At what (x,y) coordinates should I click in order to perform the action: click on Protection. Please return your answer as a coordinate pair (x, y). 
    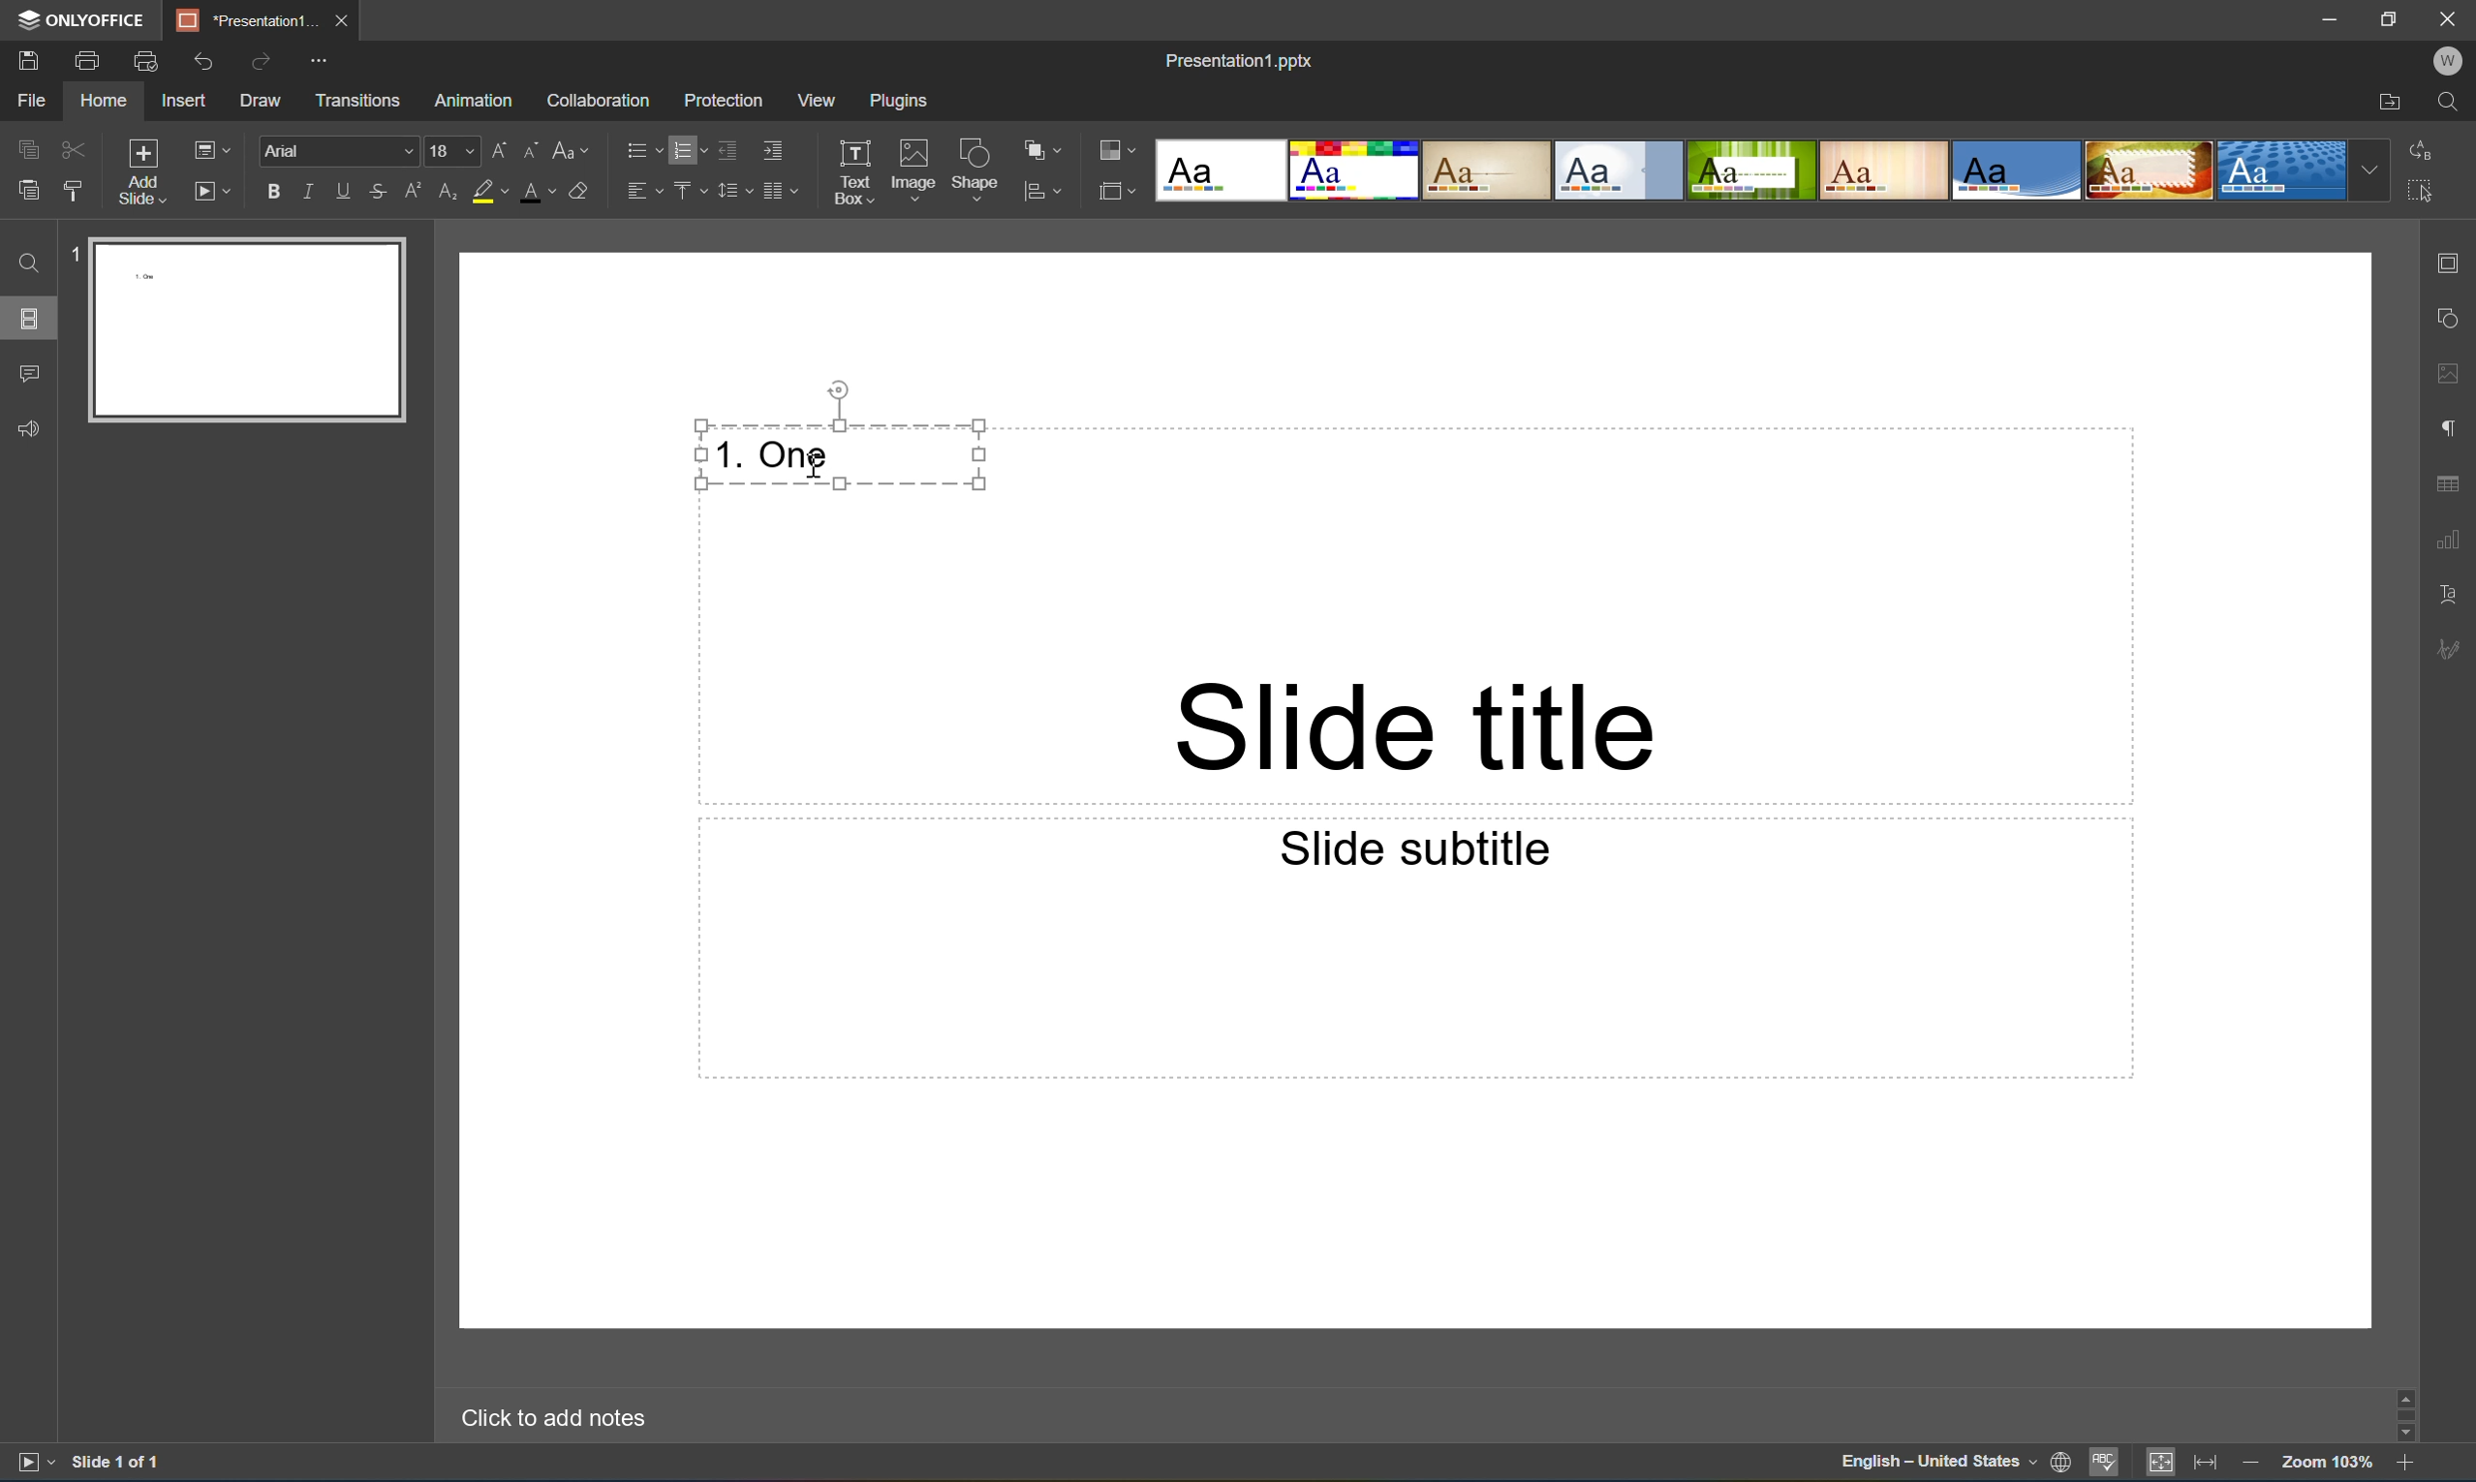
    Looking at the image, I should click on (723, 100).